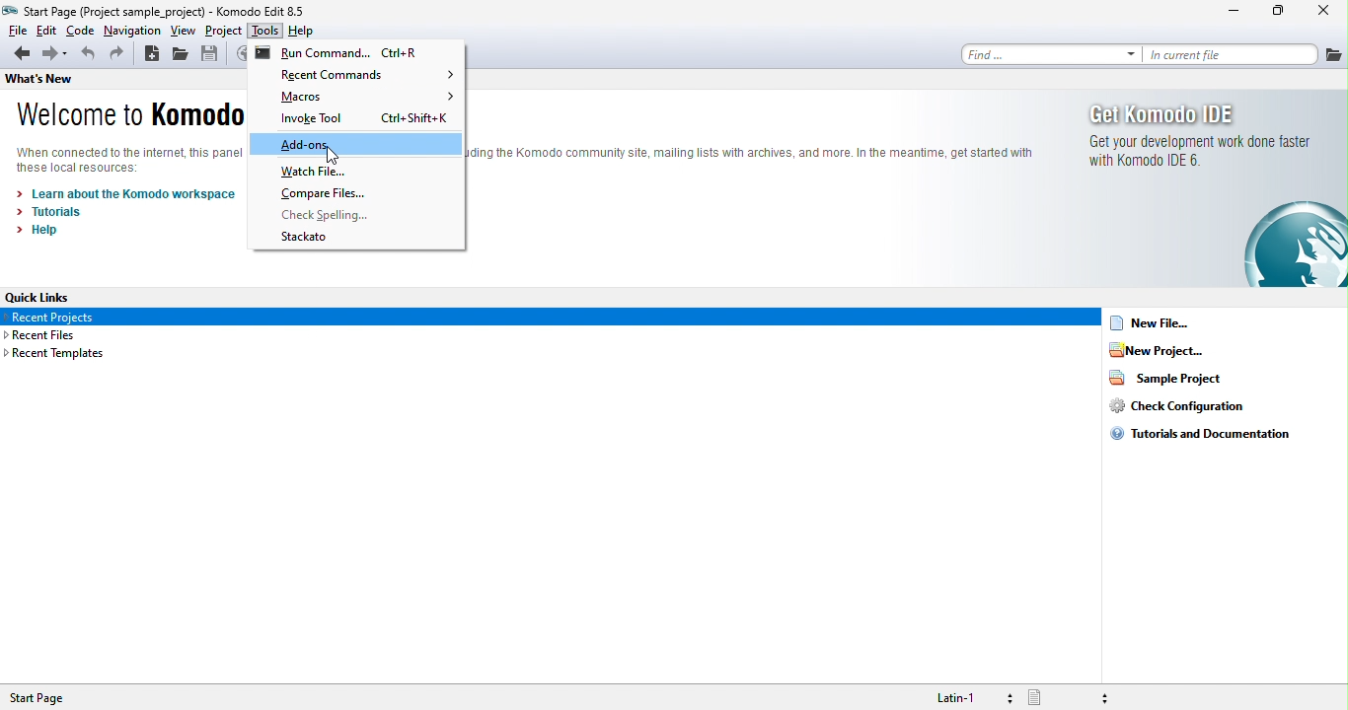  I want to click on file, so click(15, 30).